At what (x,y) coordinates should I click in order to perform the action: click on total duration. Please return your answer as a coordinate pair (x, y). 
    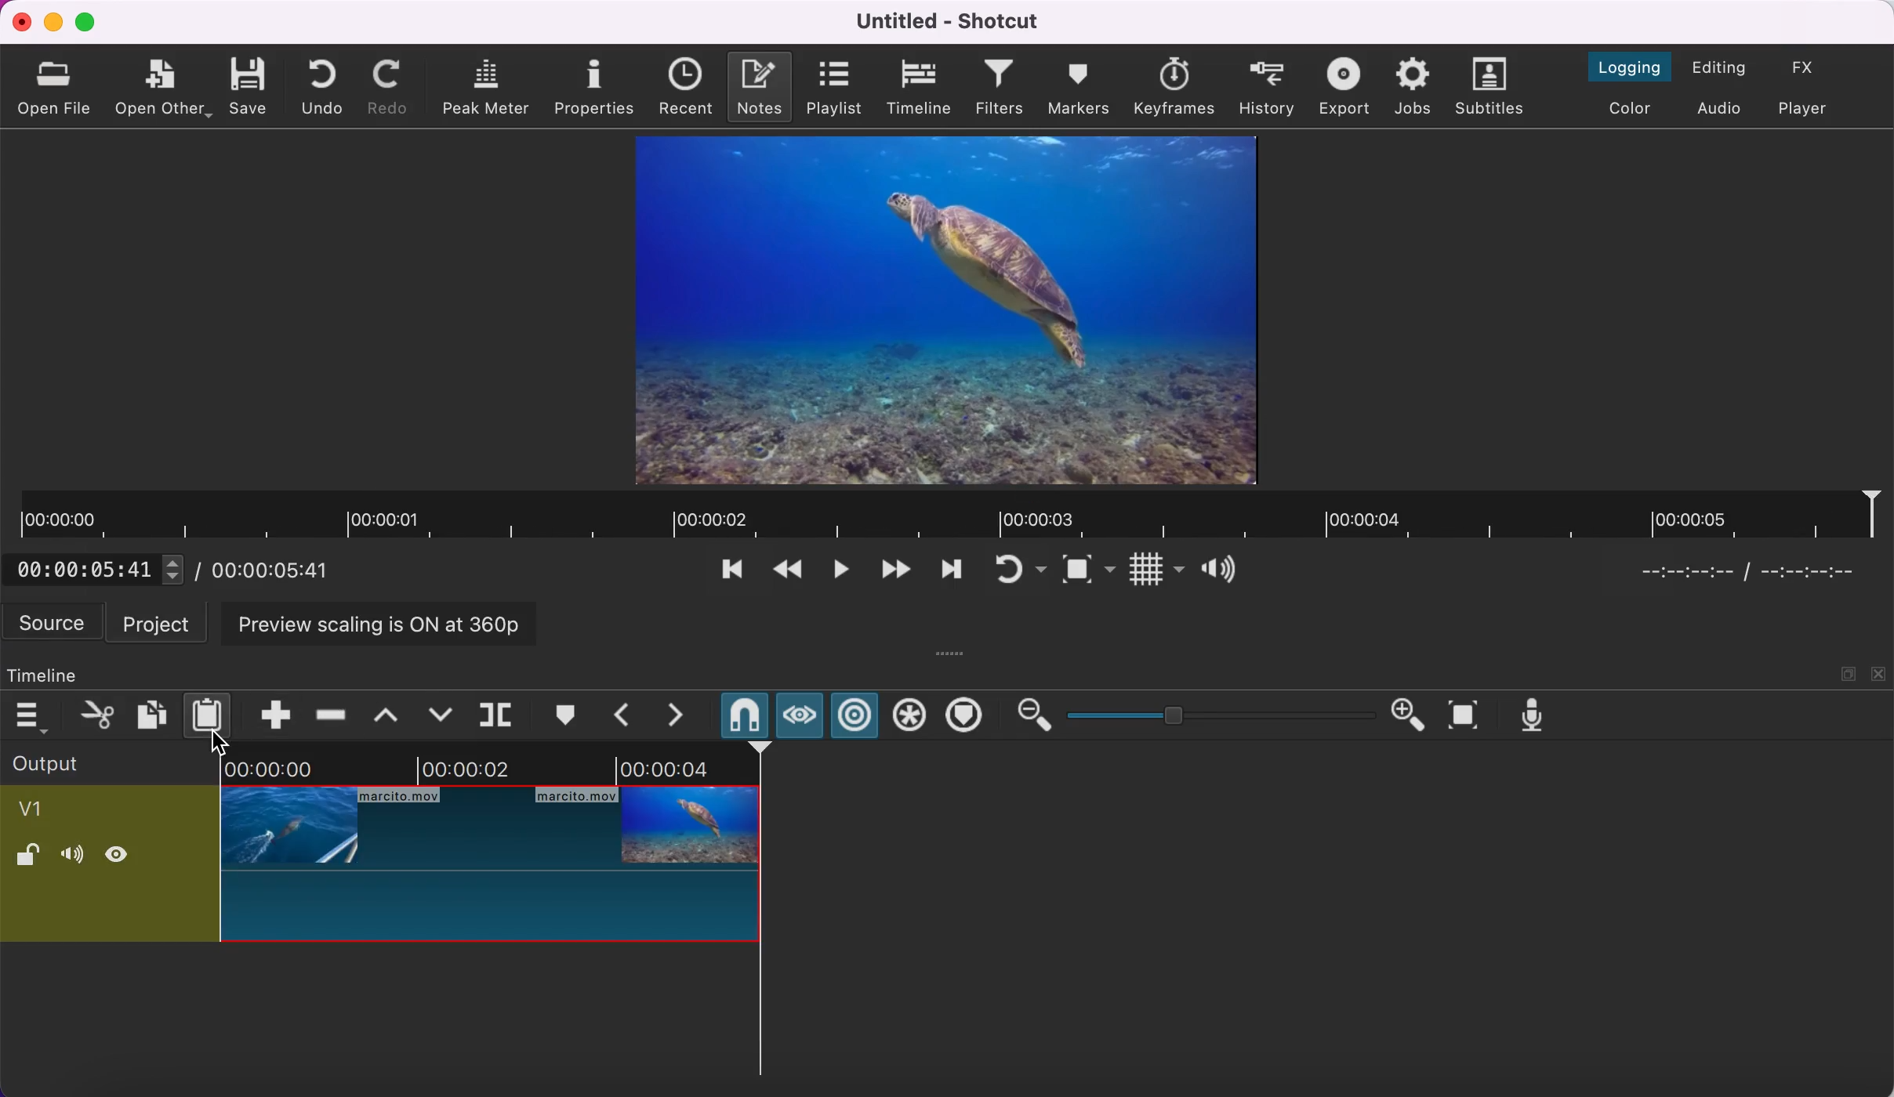
    Looking at the image, I should click on (1825, 572).